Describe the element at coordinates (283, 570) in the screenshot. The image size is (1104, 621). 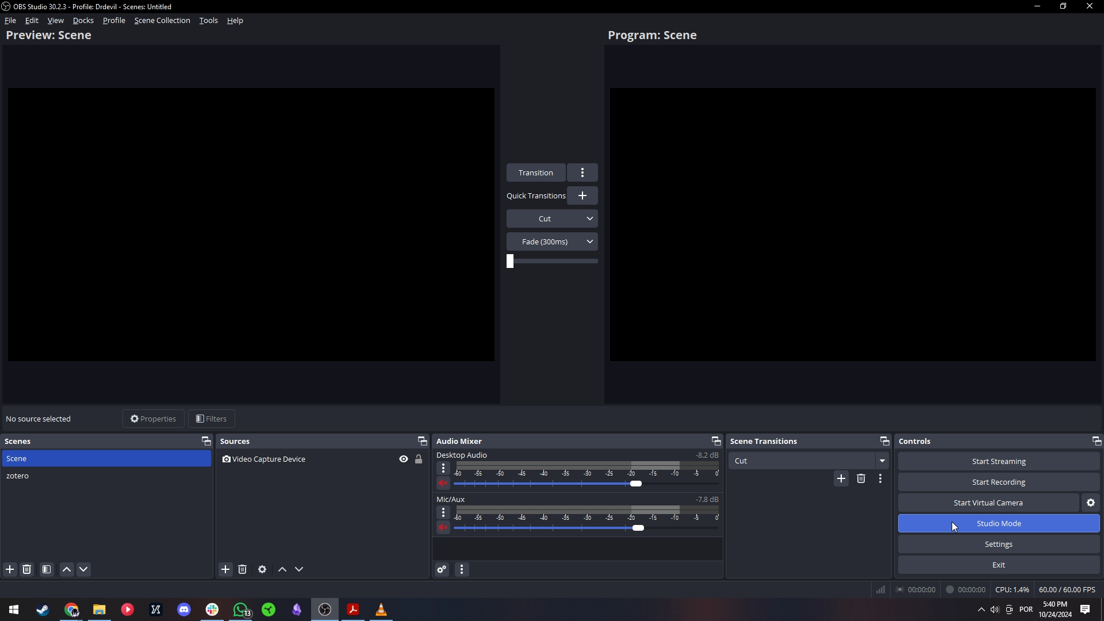
I see `Move source up` at that location.